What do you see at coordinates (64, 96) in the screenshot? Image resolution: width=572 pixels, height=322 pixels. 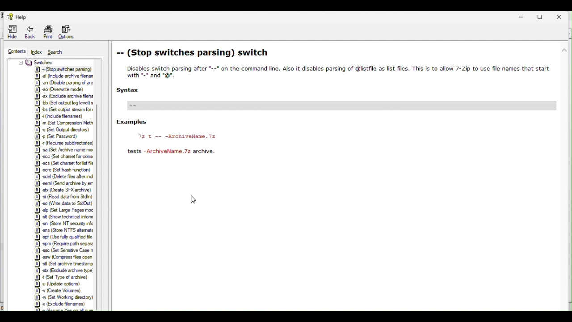 I see `` at bounding box center [64, 96].